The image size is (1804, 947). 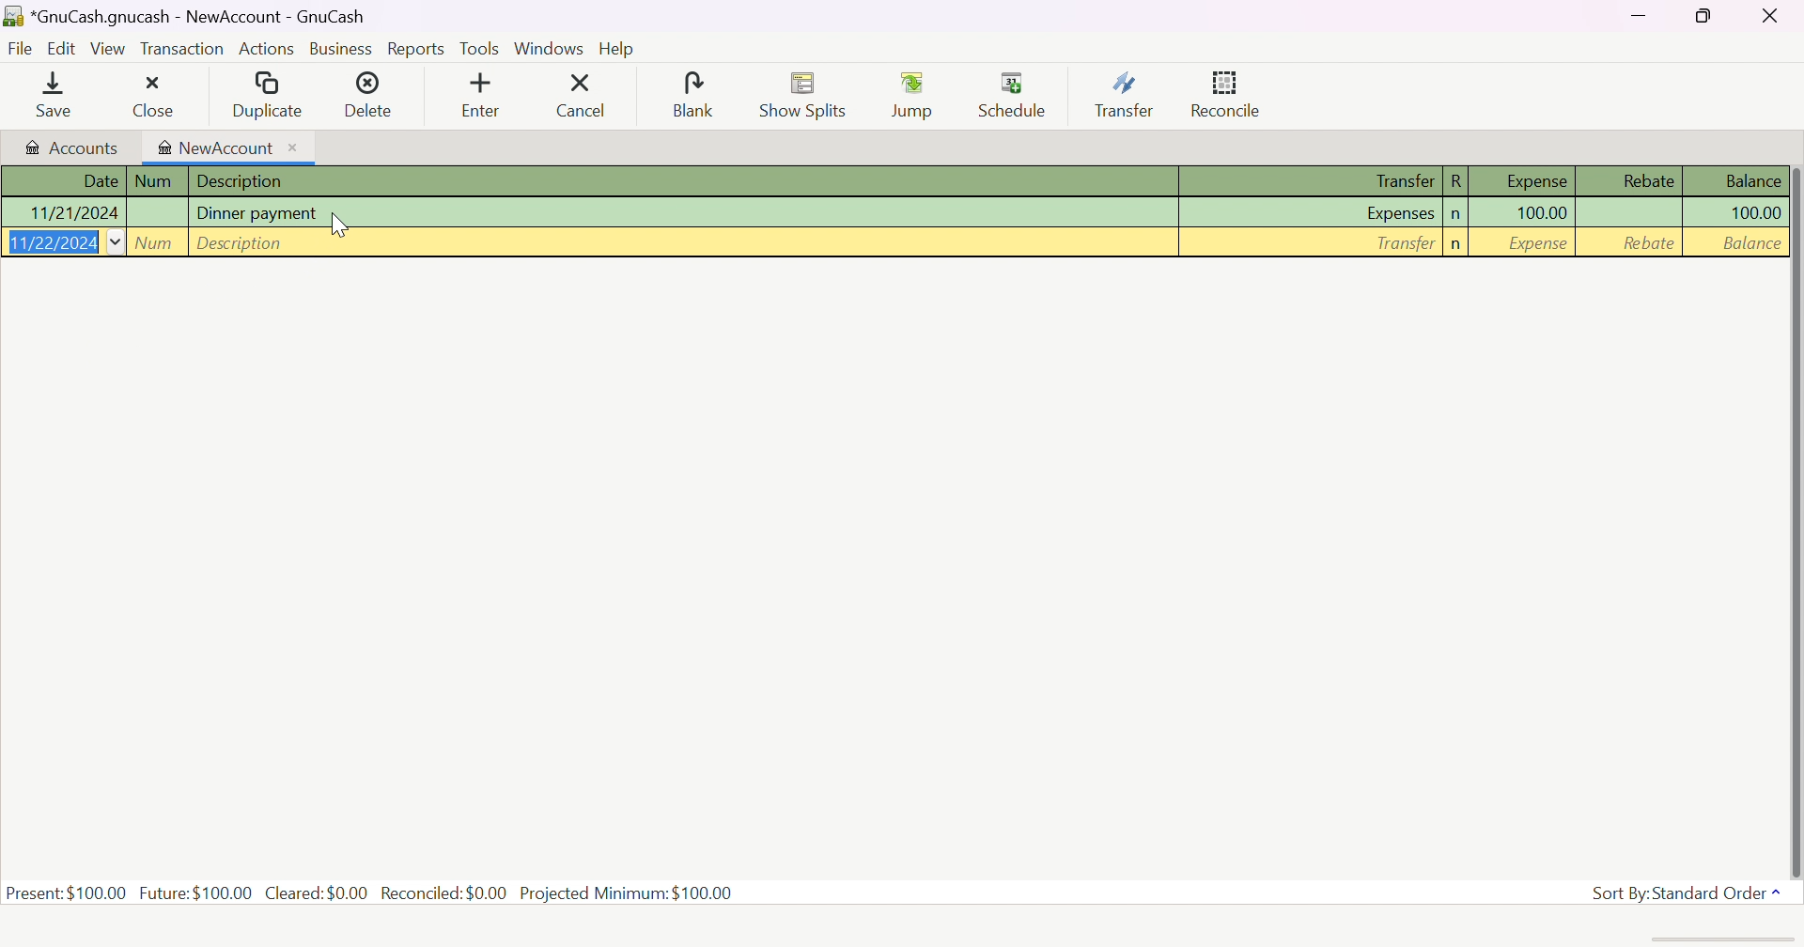 What do you see at coordinates (55, 241) in the screenshot?
I see `11/22/2024` at bounding box center [55, 241].